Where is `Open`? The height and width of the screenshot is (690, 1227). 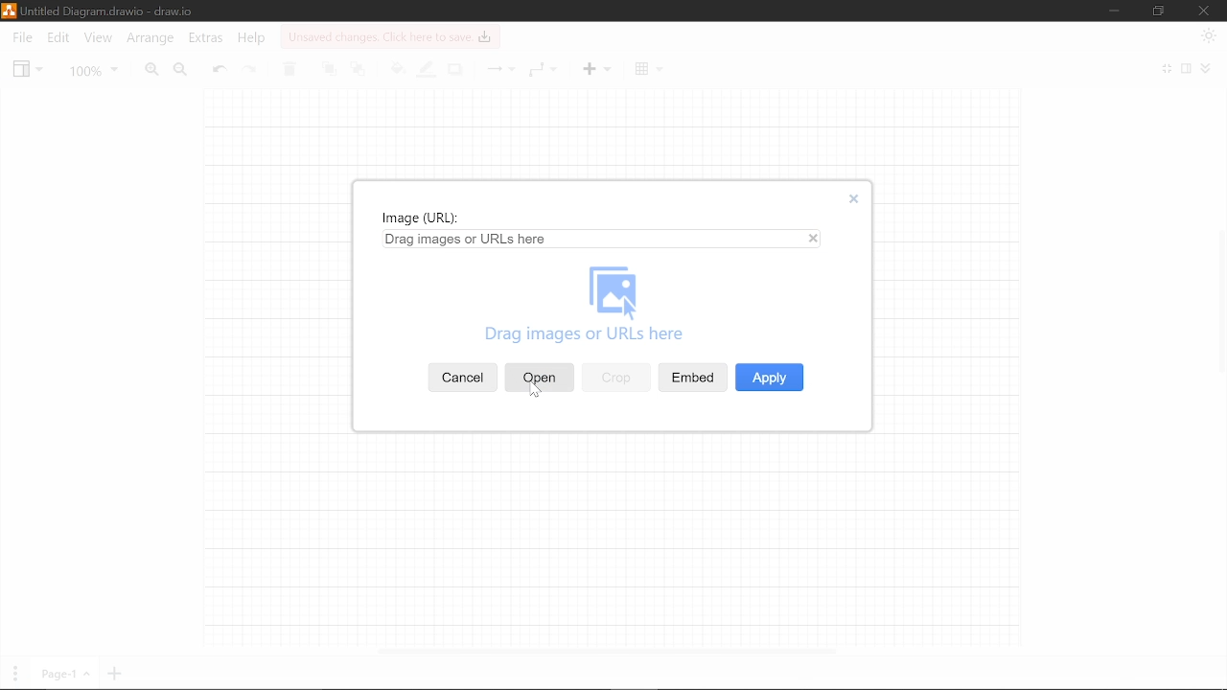
Open is located at coordinates (539, 377).